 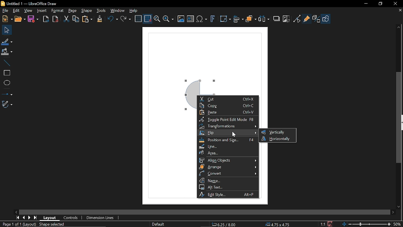 What do you see at coordinates (277, 19) in the screenshot?
I see `Shadow` at bounding box center [277, 19].